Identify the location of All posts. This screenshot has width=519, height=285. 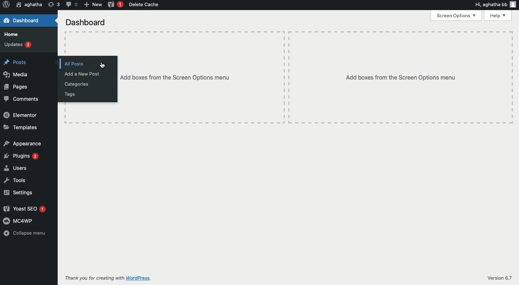
(71, 64).